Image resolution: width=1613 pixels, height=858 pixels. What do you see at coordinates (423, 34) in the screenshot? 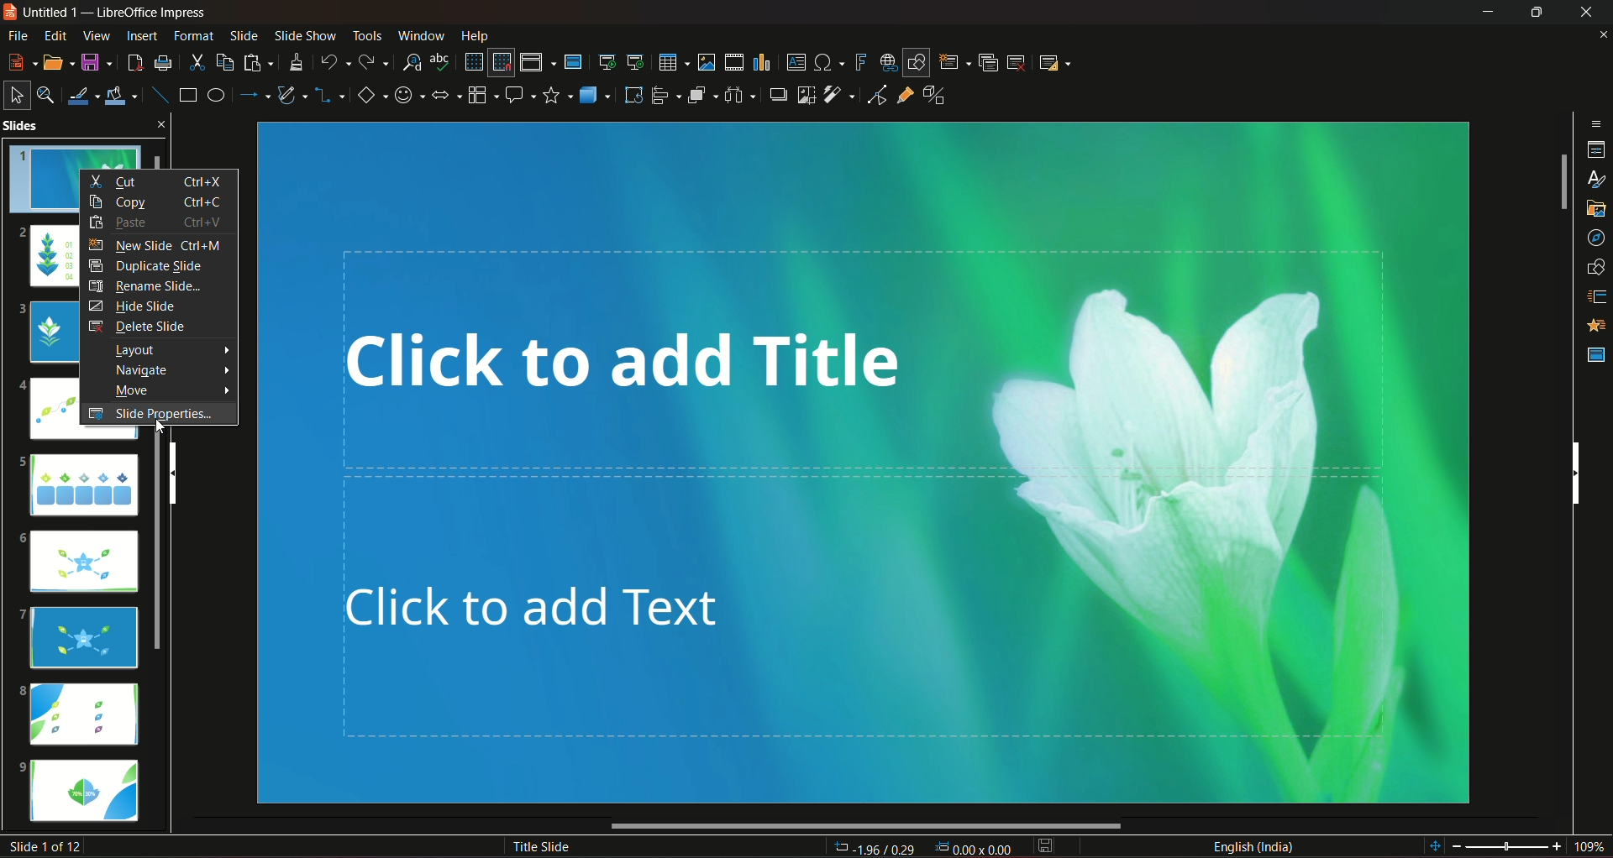
I see `window` at bounding box center [423, 34].